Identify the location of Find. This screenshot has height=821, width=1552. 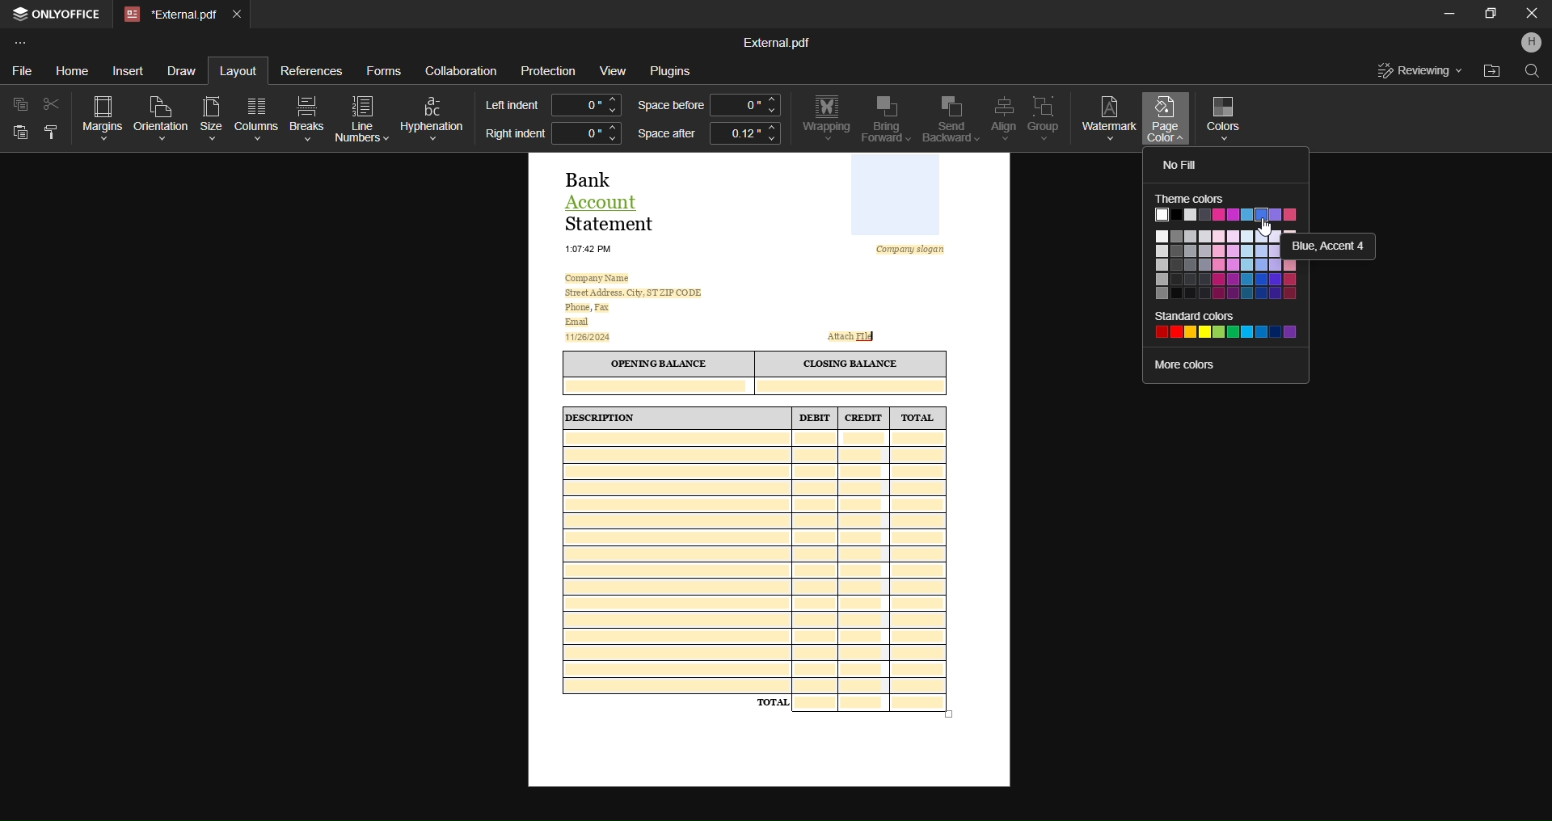
(1533, 74).